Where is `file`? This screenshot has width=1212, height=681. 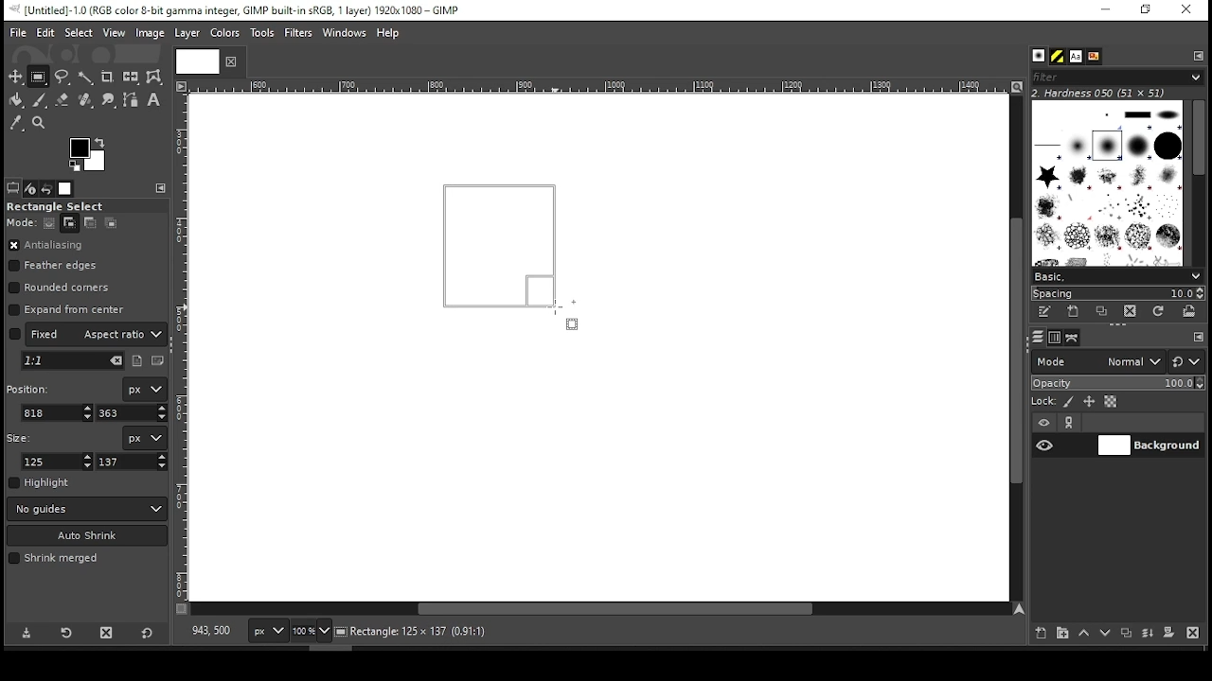 file is located at coordinates (18, 33).